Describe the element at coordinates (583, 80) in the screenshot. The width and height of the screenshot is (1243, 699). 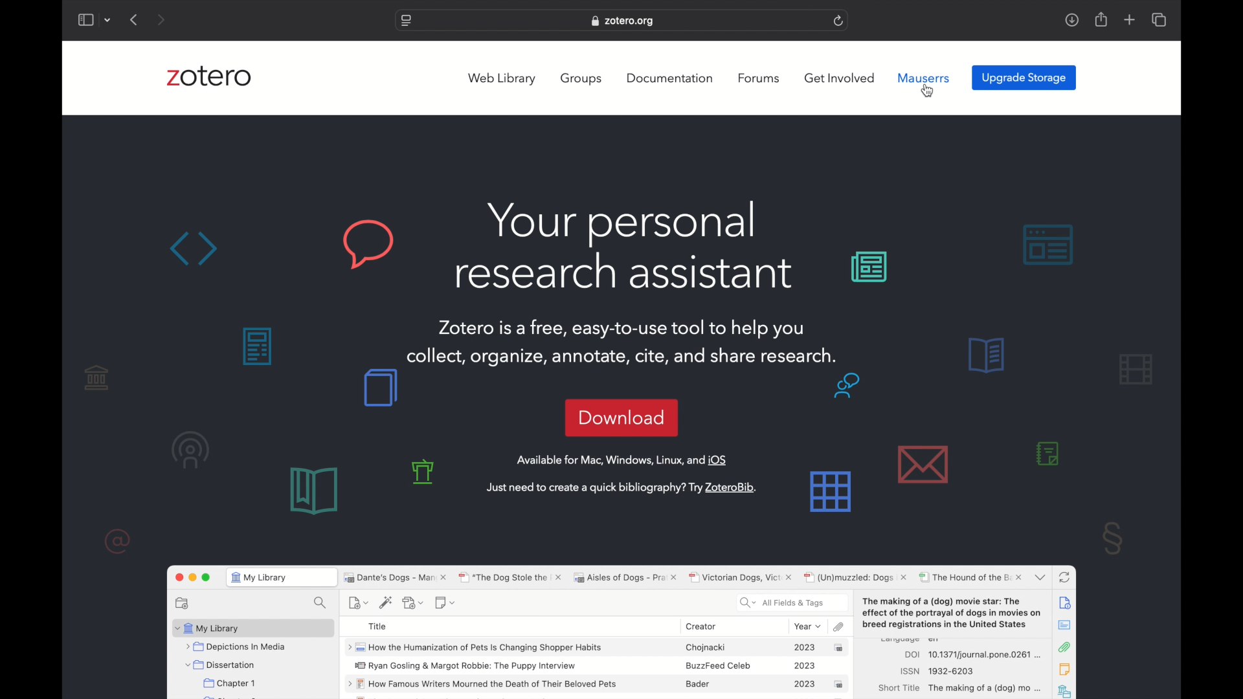
I see `groups` at that location.